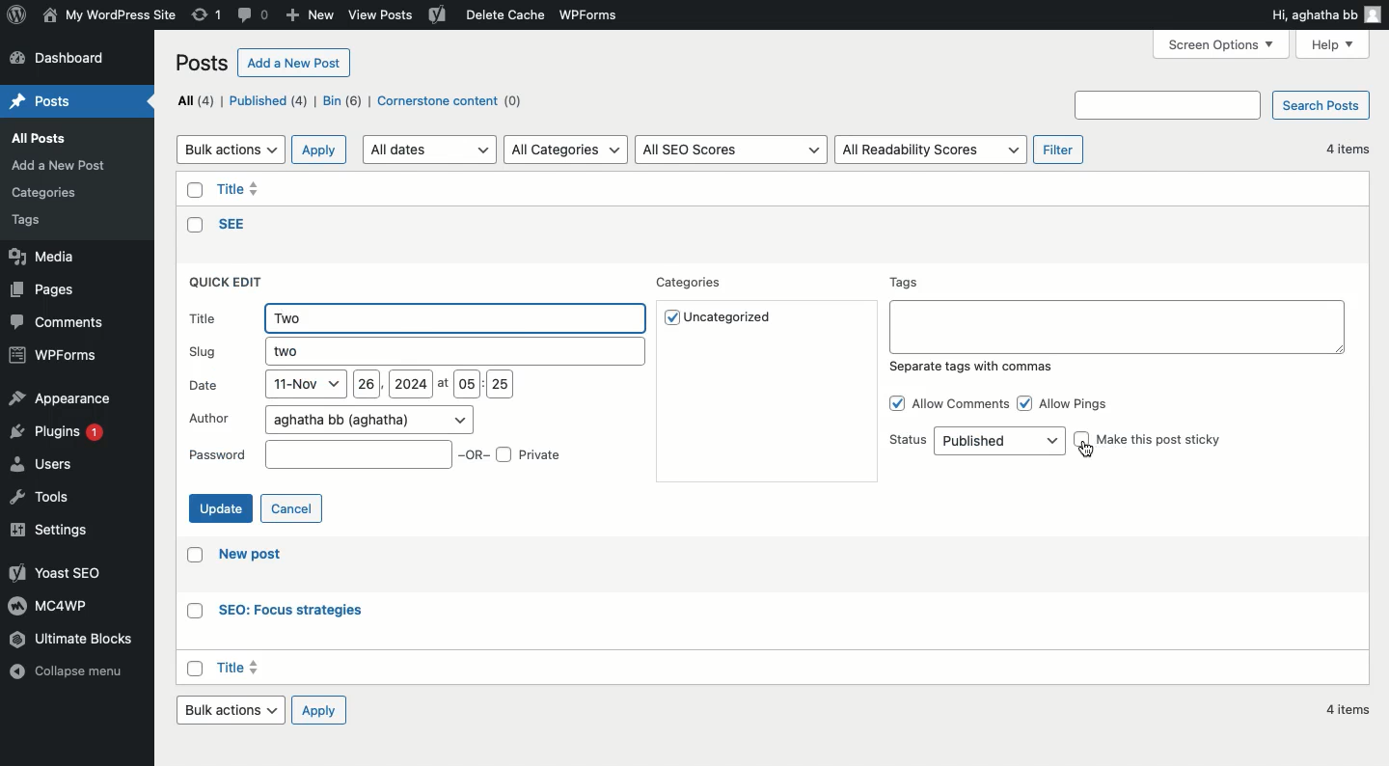  I want to click on 4items, so click(1348, 710).